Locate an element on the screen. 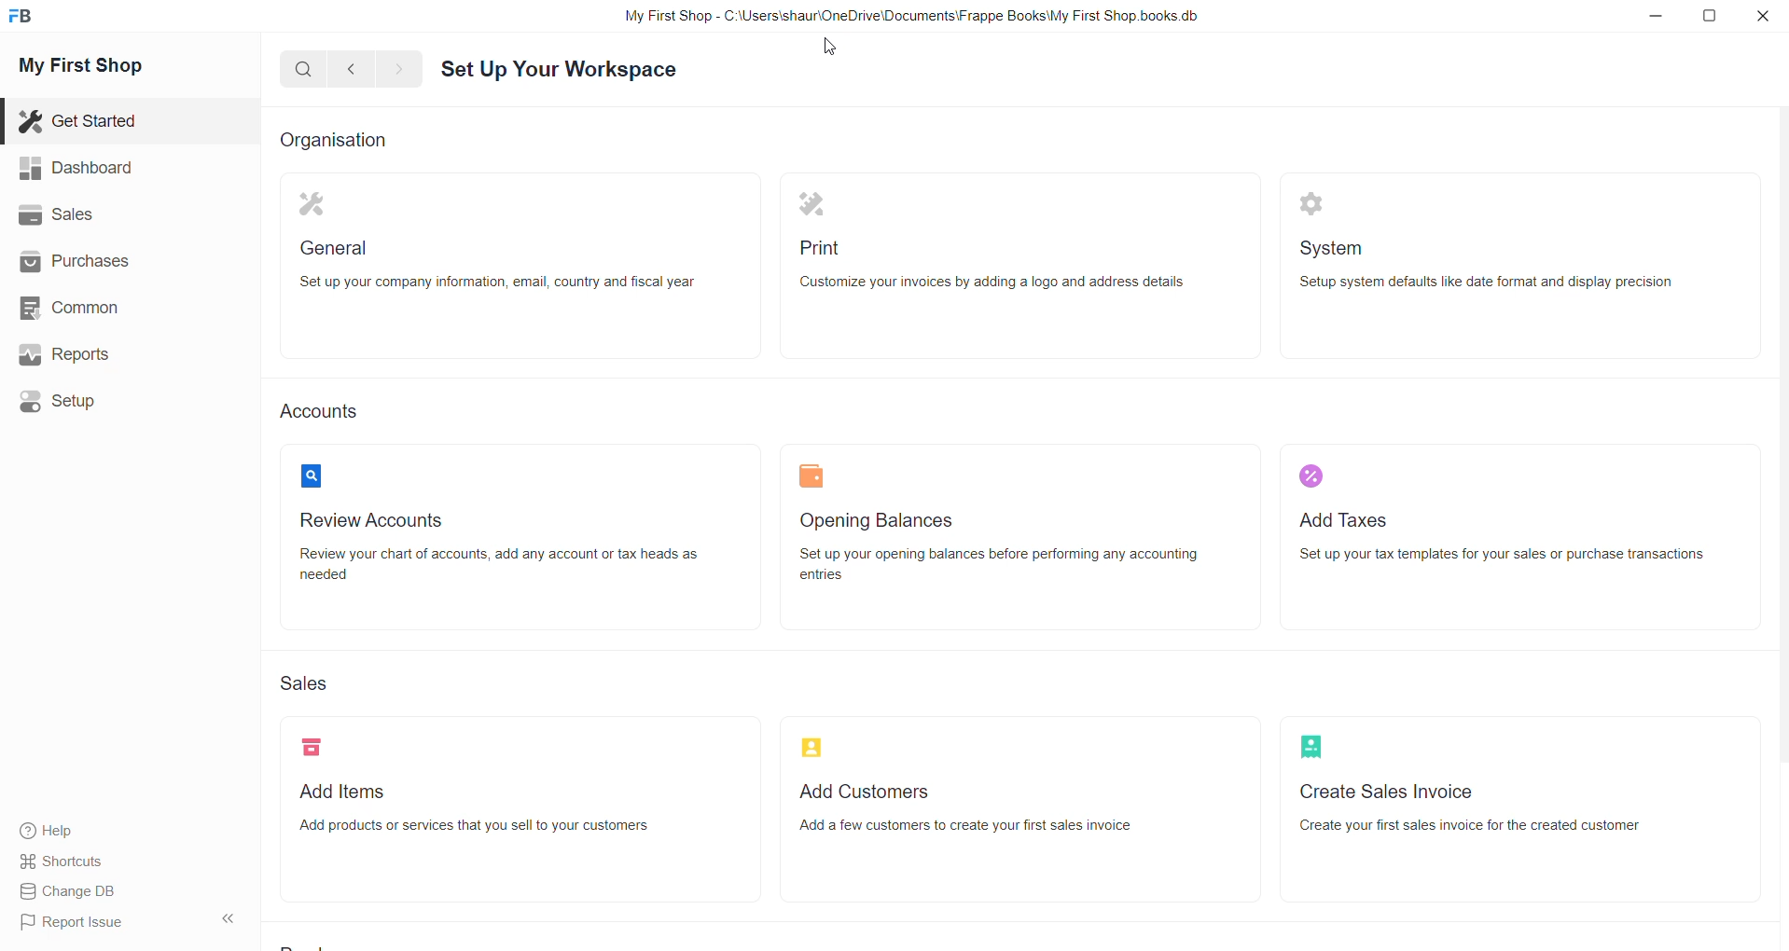 This screenshot has height=951, width=1789. Add Taxes is located at coordinates (1509, 527).